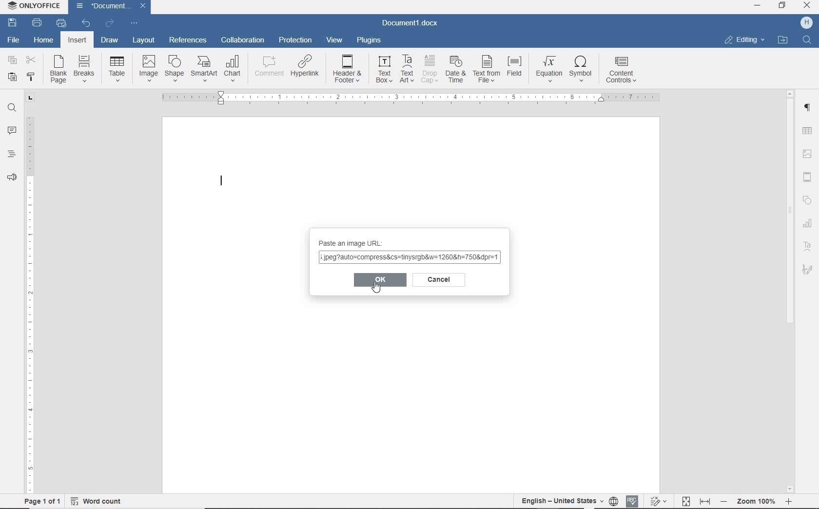 Image resolution: width=819 pixels, height=509 pixels. What do you see at coordinates (410, 259) in the screenshot?
I see `Image URL added` at bounding box center [410, 259].